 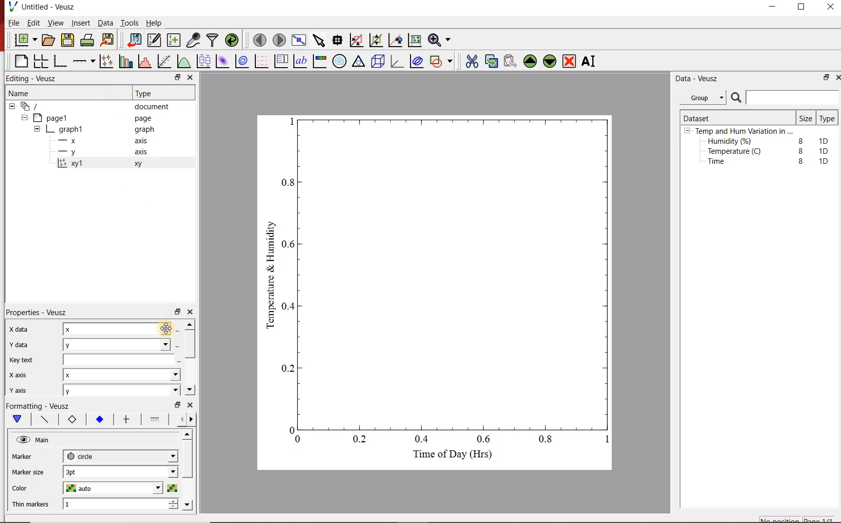 I want to click on close, so click(x=831, y=7).